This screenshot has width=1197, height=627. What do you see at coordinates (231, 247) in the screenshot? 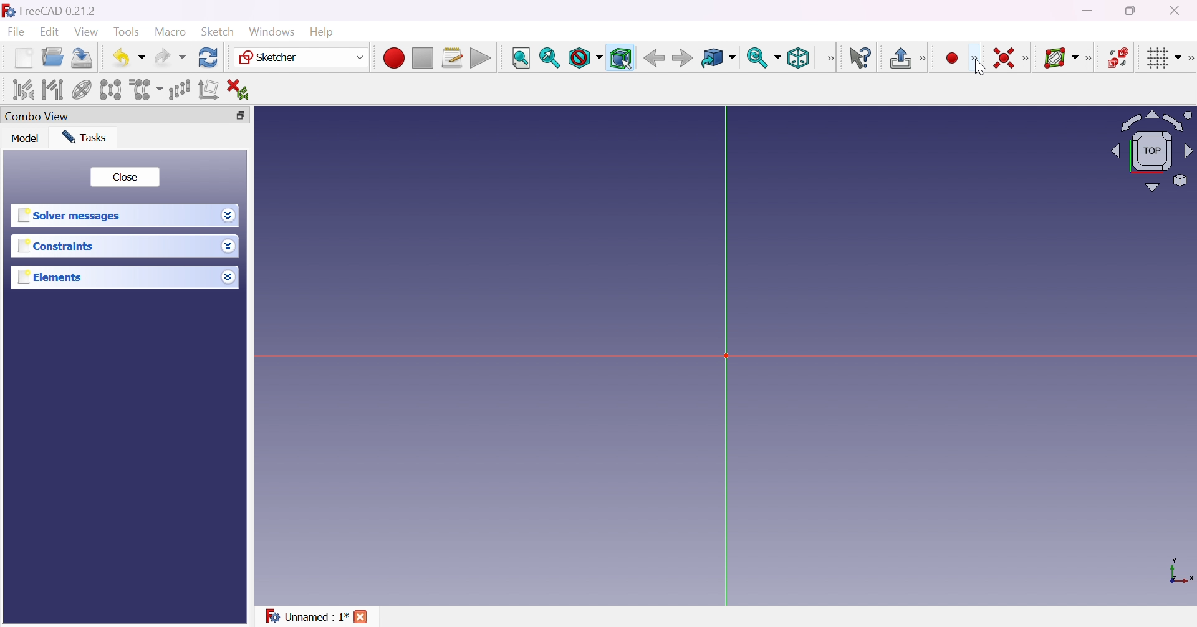
I see `Drop down` at bounding box center [231, 247].